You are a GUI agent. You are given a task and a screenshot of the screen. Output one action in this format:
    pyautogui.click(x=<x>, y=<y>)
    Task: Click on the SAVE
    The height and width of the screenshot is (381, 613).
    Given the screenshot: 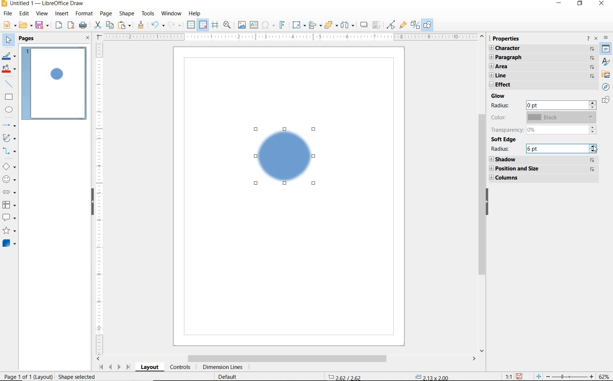 What is the action you would take?
    pyautogui.click(x=43, y=25)
    